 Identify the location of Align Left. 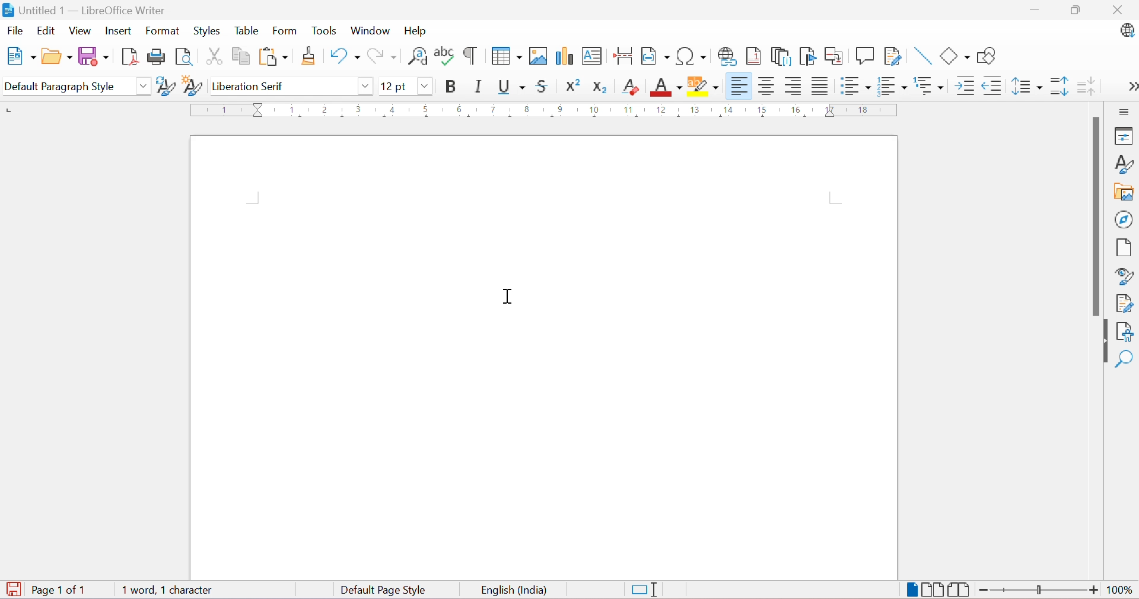
(737, 87).